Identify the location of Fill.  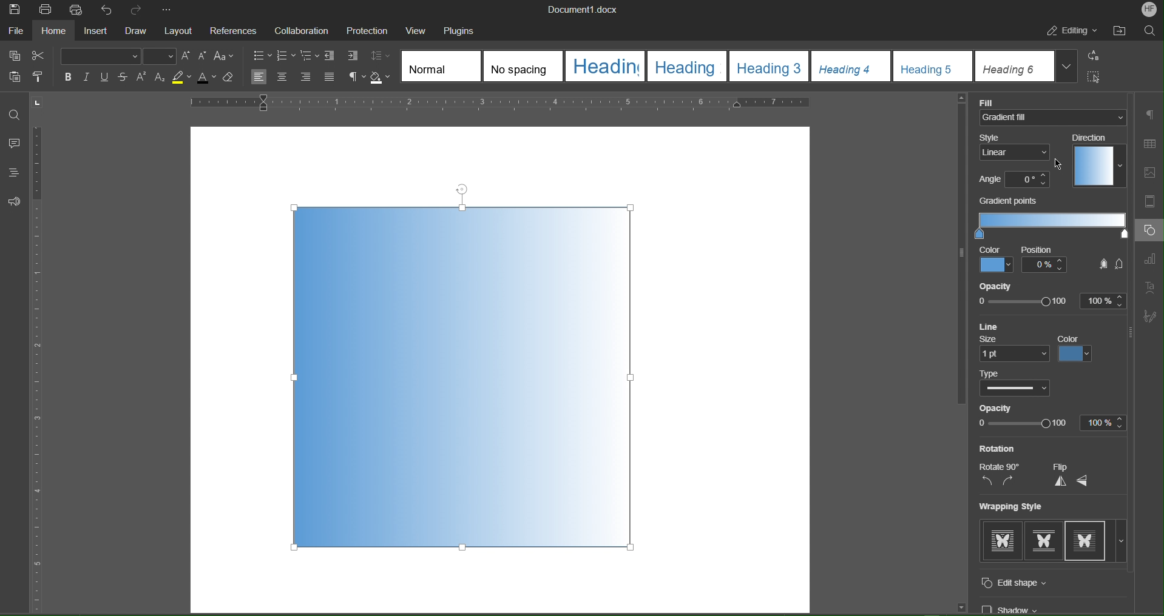
(995, 99).